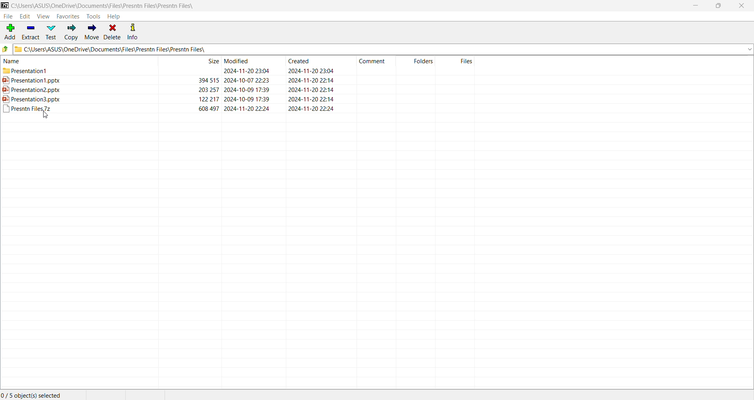  Describe the element at coordinates (308, 70) in the screenshot. I see `2024-11-20 23:04` at that location.